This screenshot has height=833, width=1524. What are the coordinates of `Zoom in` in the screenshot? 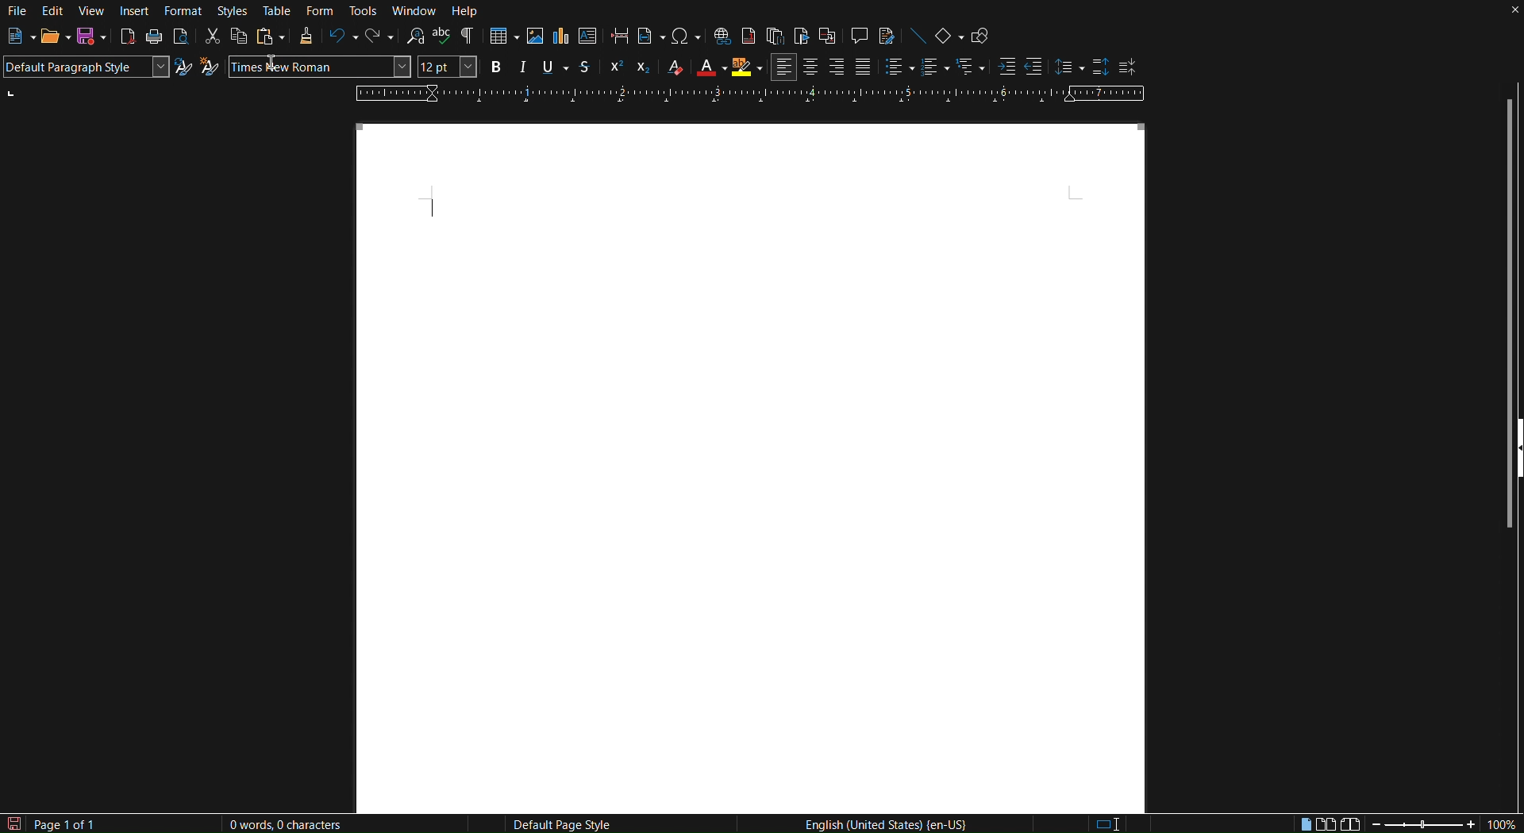 It's located at (1467, 823).